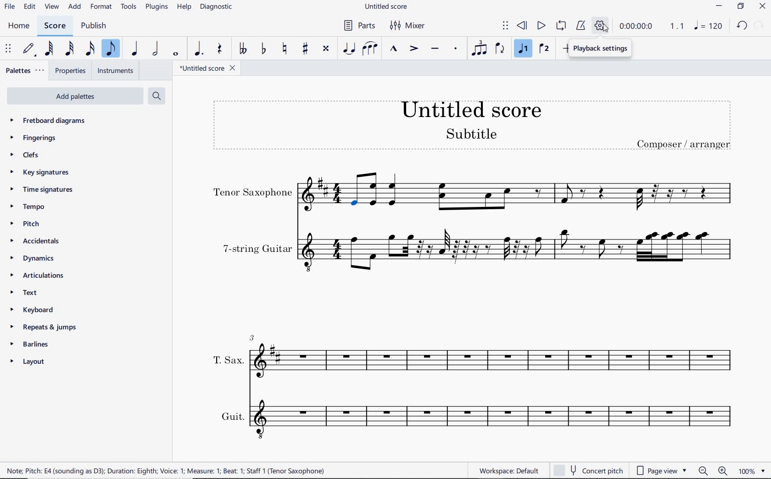  I want to click on REST, so click(218, 49).